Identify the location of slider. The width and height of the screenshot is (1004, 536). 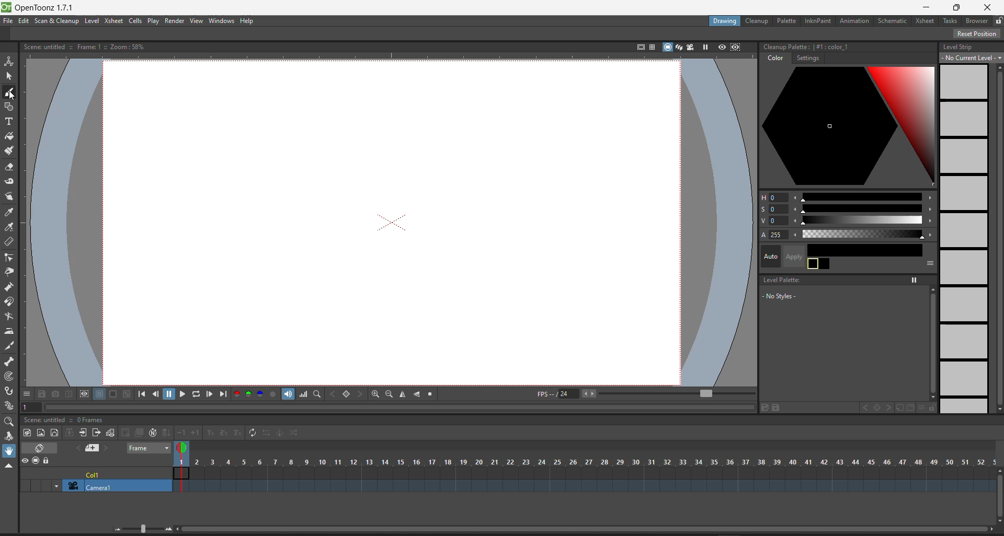
(861, 209).